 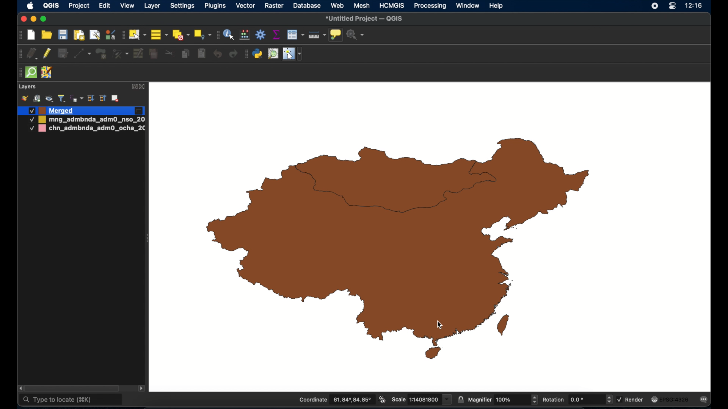 I want to click on project, so click(x=80, y=6).